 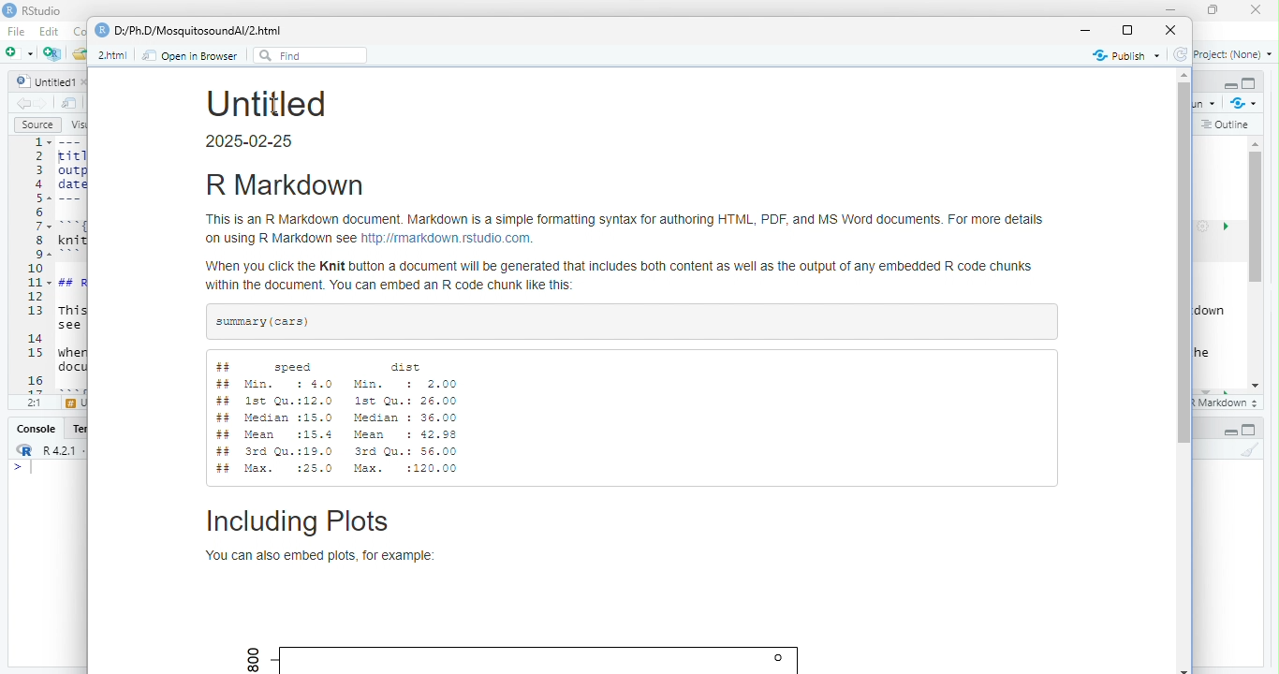 What do you see at coordinates (1230, 86) in the screenshot?
I see `Collapse` at bounding box center [1230, 86].